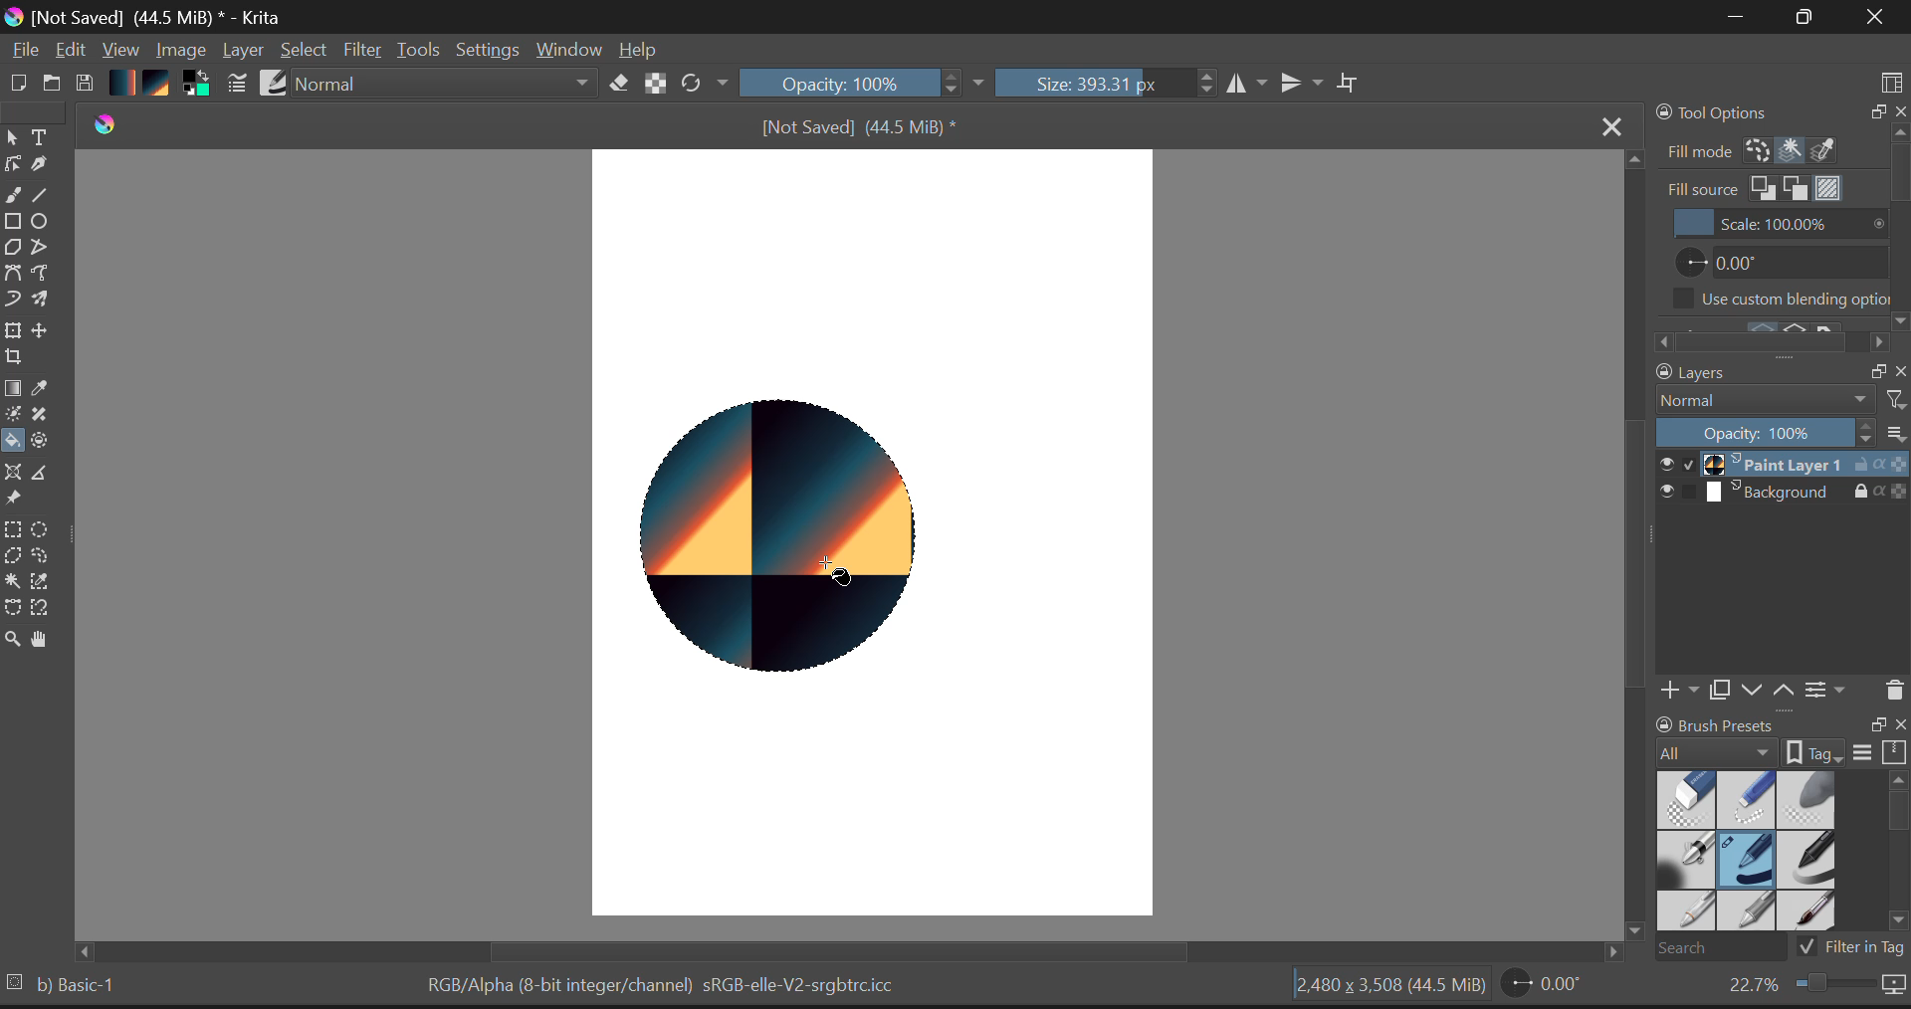 The image size is (1911, 1009). What do you see at coordinates (47, 301) in the screenshot?
I see `Multibrush Tool` at bounding box center [47, 301].